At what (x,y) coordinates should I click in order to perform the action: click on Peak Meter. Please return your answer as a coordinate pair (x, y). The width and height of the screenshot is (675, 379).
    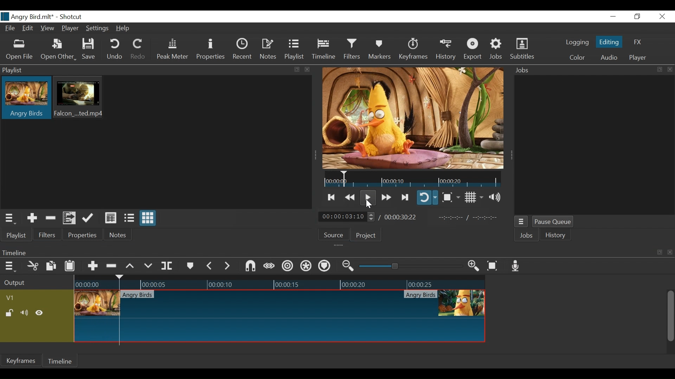
    Looking at the image, I should click on (172, 50).